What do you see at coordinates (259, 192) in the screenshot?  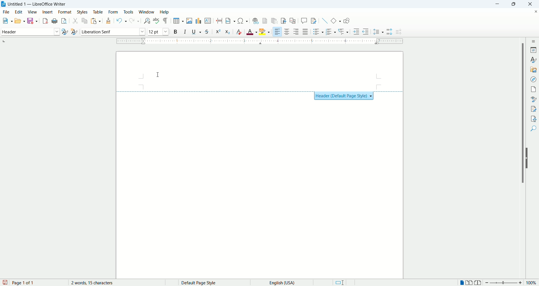 I see `main page` at bounding box center [259, 192].